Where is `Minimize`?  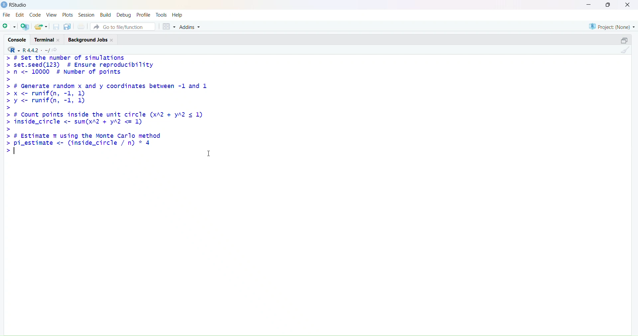
Minimize is located at coordinates (588, 5).